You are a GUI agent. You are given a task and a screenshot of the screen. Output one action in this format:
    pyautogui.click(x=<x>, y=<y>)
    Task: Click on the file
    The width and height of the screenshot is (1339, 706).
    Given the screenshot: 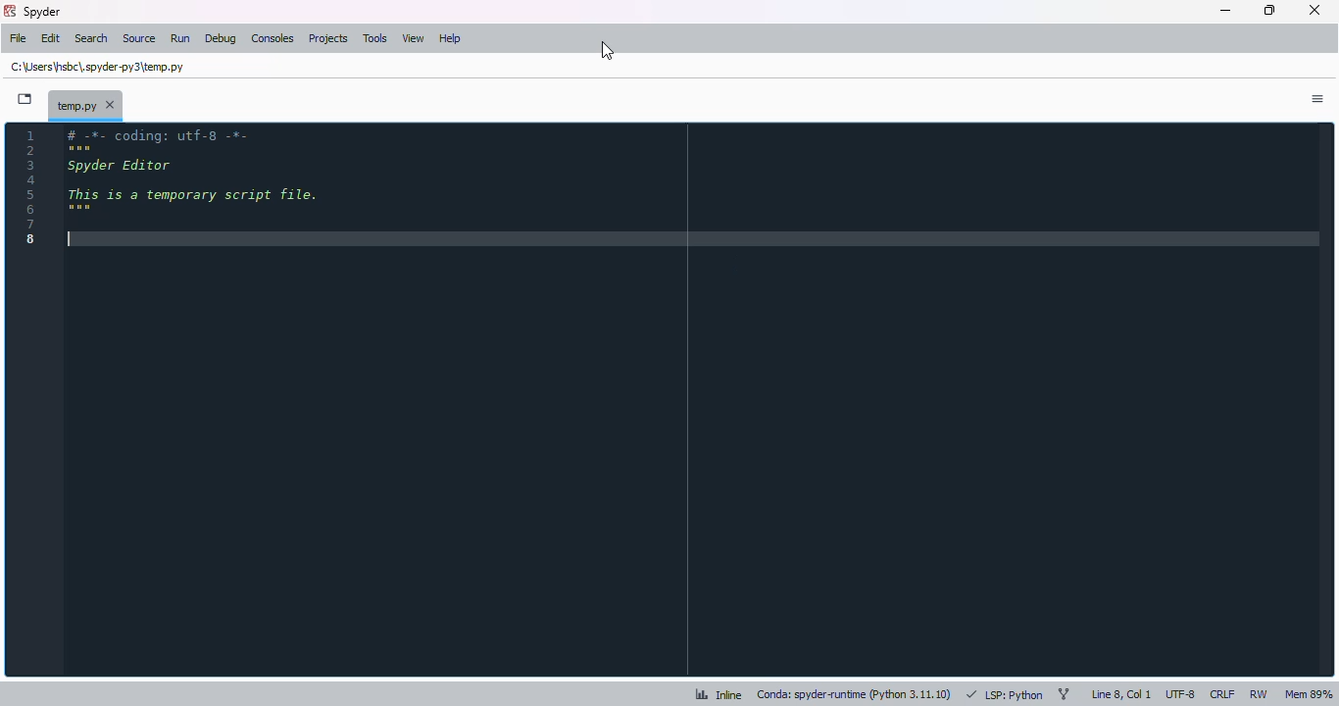 What is the action you would take?
    pyautogui.click(x=19, y=38)
    